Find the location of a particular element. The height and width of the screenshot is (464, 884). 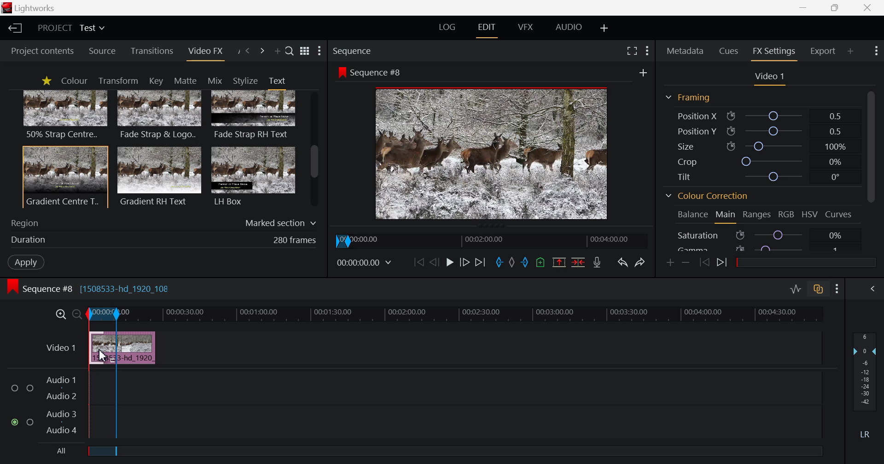

EDIT Layout is located at coordinates (489, 28).